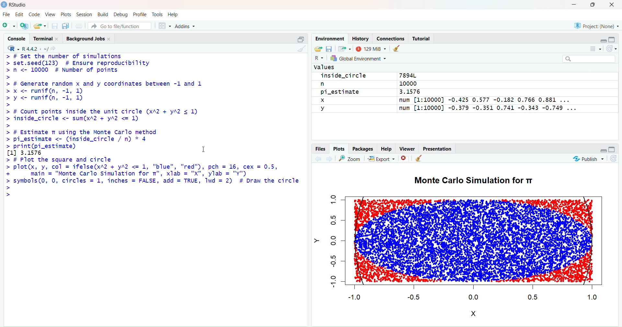 Image resolution: width=622 pixels, height=327 pixels. Describe the element at coordinates (381, 160) in the screenshot. I see `Export` at that location.